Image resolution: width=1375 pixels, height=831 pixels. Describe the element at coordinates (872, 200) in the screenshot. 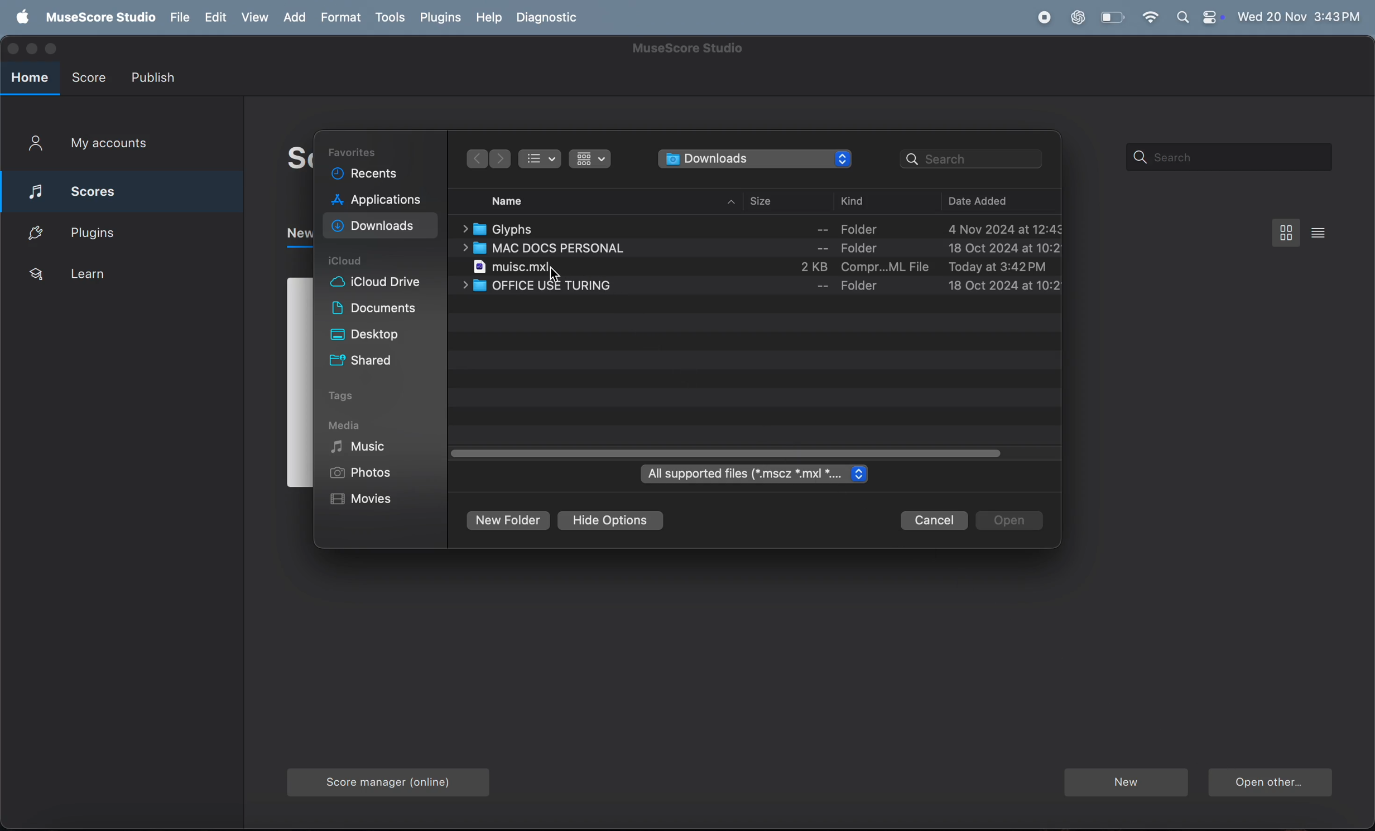

I see `kind` at that location.